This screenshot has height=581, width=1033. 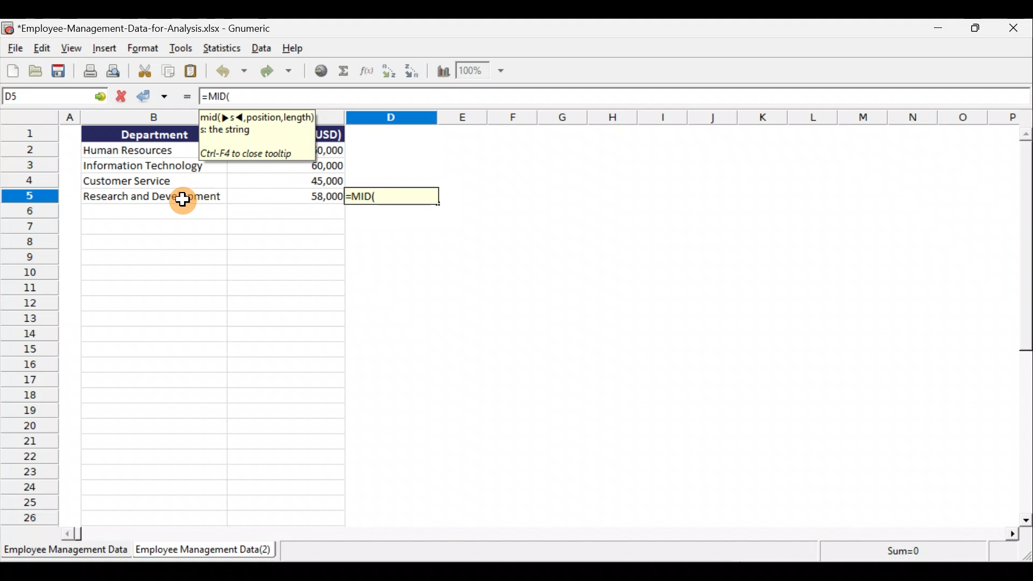 I want to click on Tools, so click(x=182, y=49).